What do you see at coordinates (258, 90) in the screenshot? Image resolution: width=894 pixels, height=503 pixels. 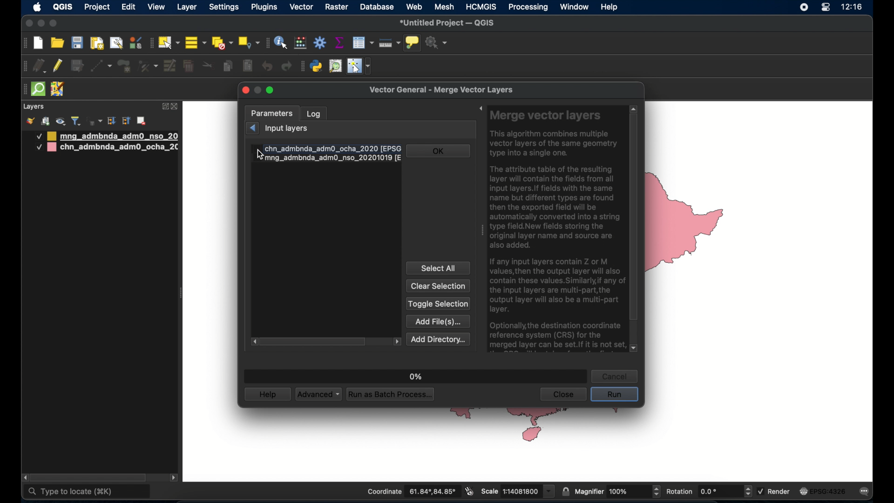 I see `minimize` at bounding box center [258, 90].